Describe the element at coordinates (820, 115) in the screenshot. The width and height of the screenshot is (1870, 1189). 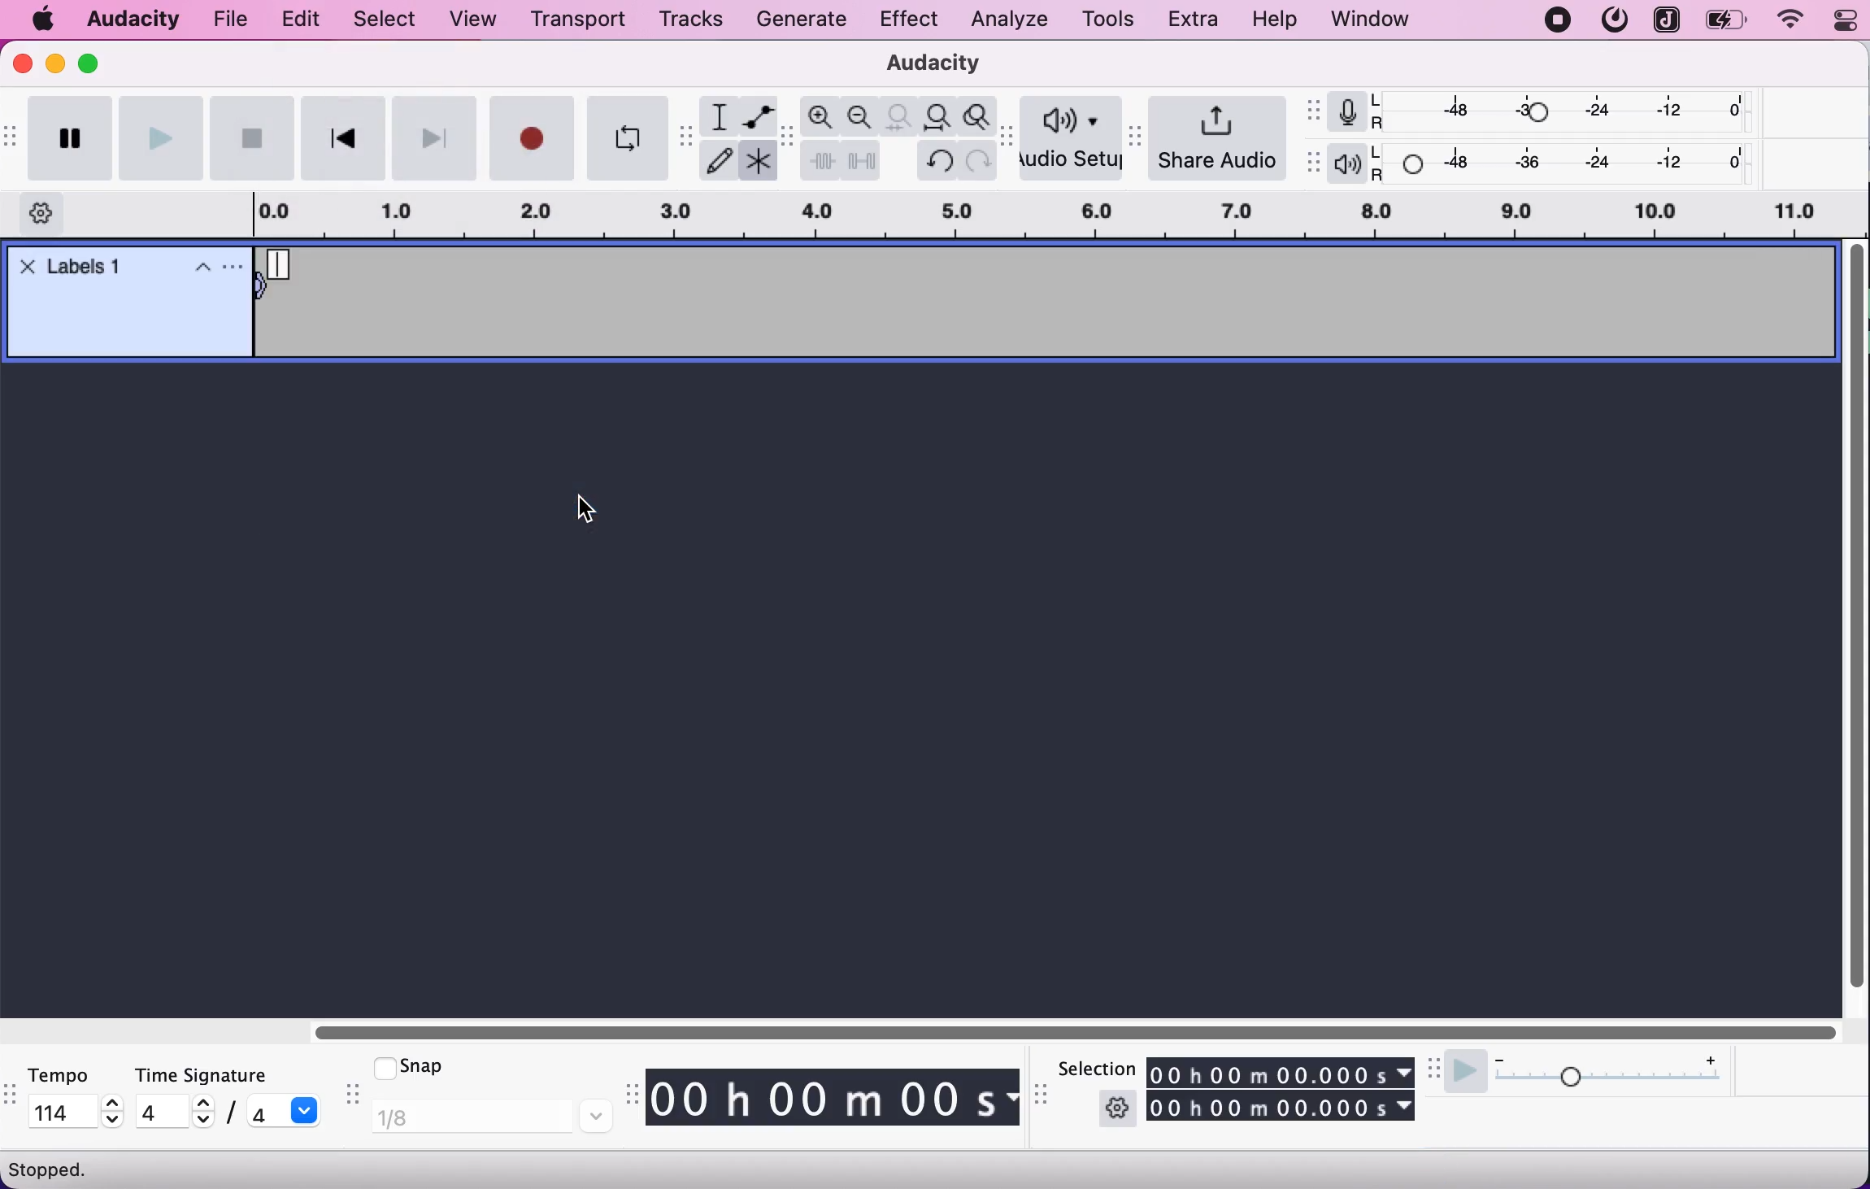
I see `zoom in` at that location.